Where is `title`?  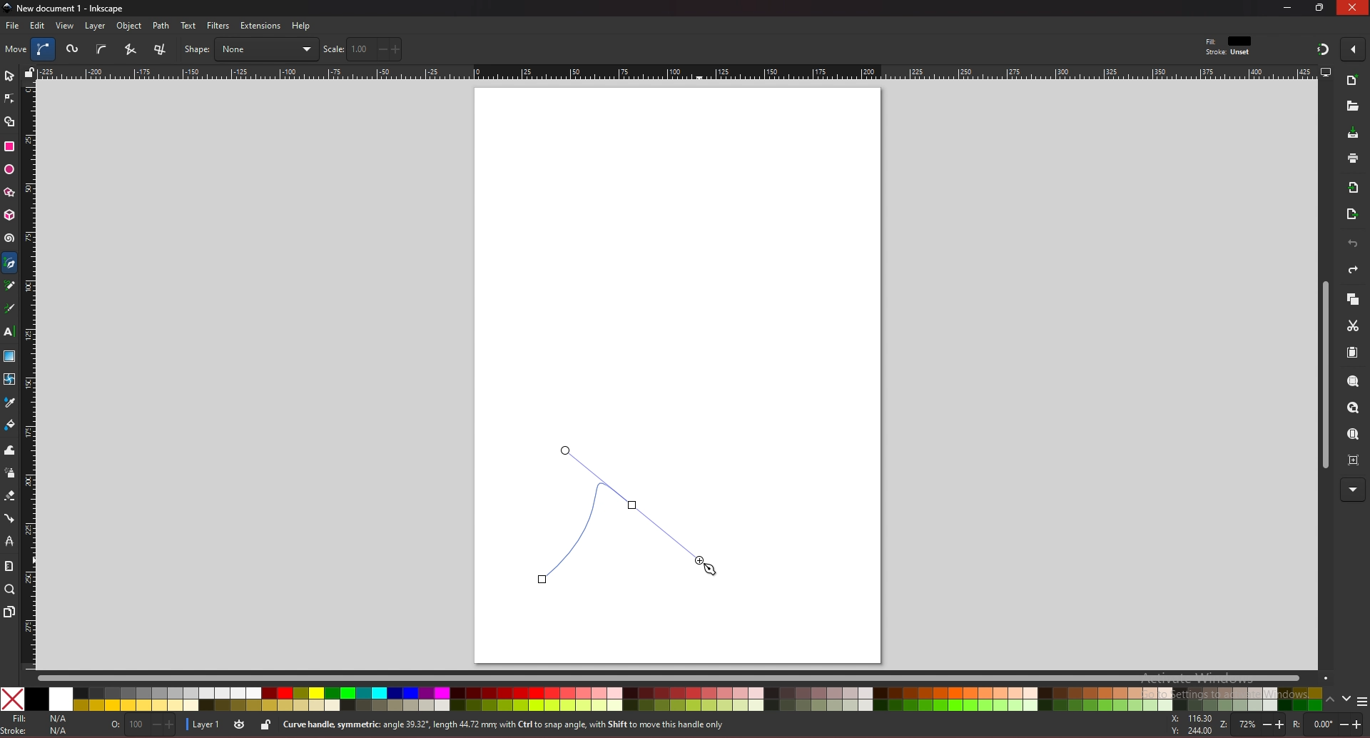 title is located at coordinates (66, 7).